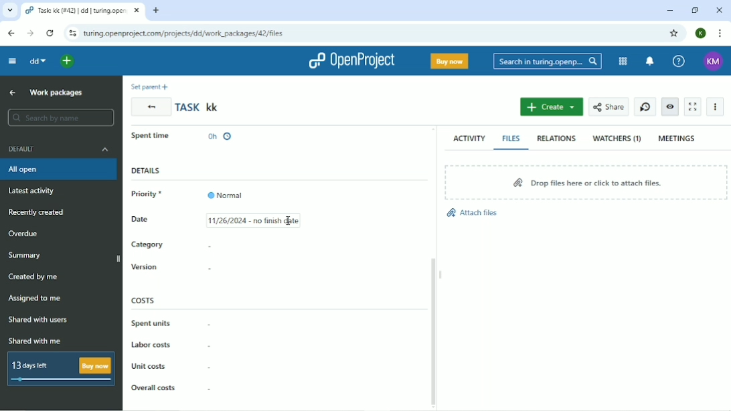 The width and height of the screenshot is (731, 411). What do you see at coordinates (155, 11) in the screenshot?
I see `New tab` at bounding box center [155, 11].